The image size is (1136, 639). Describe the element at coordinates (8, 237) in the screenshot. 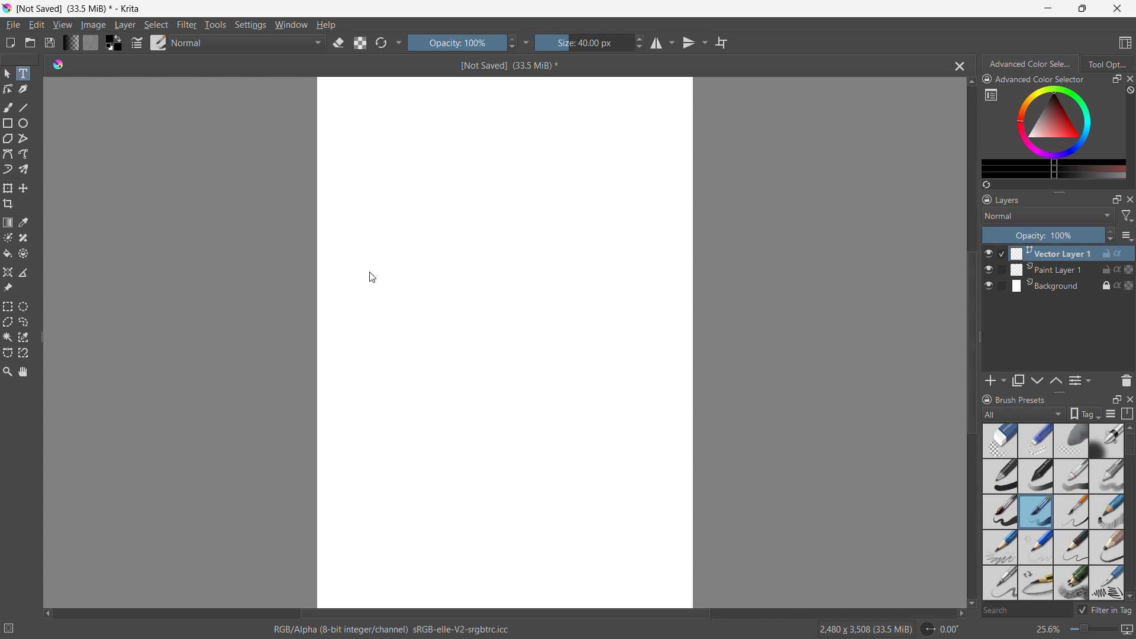

I see `colorize mask tool` at that location.